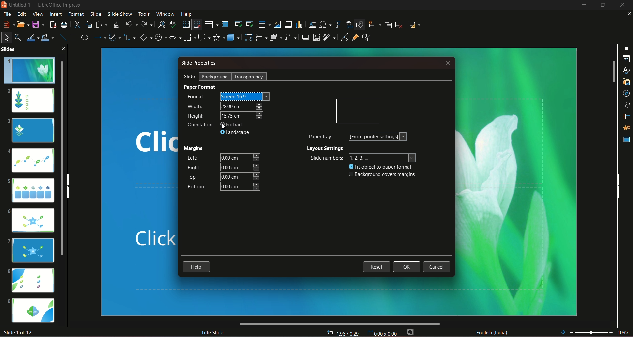  What do you see at coordinates (33, 280) in the screenshot?
I see `slide 8` at bounding box center [33, 280].